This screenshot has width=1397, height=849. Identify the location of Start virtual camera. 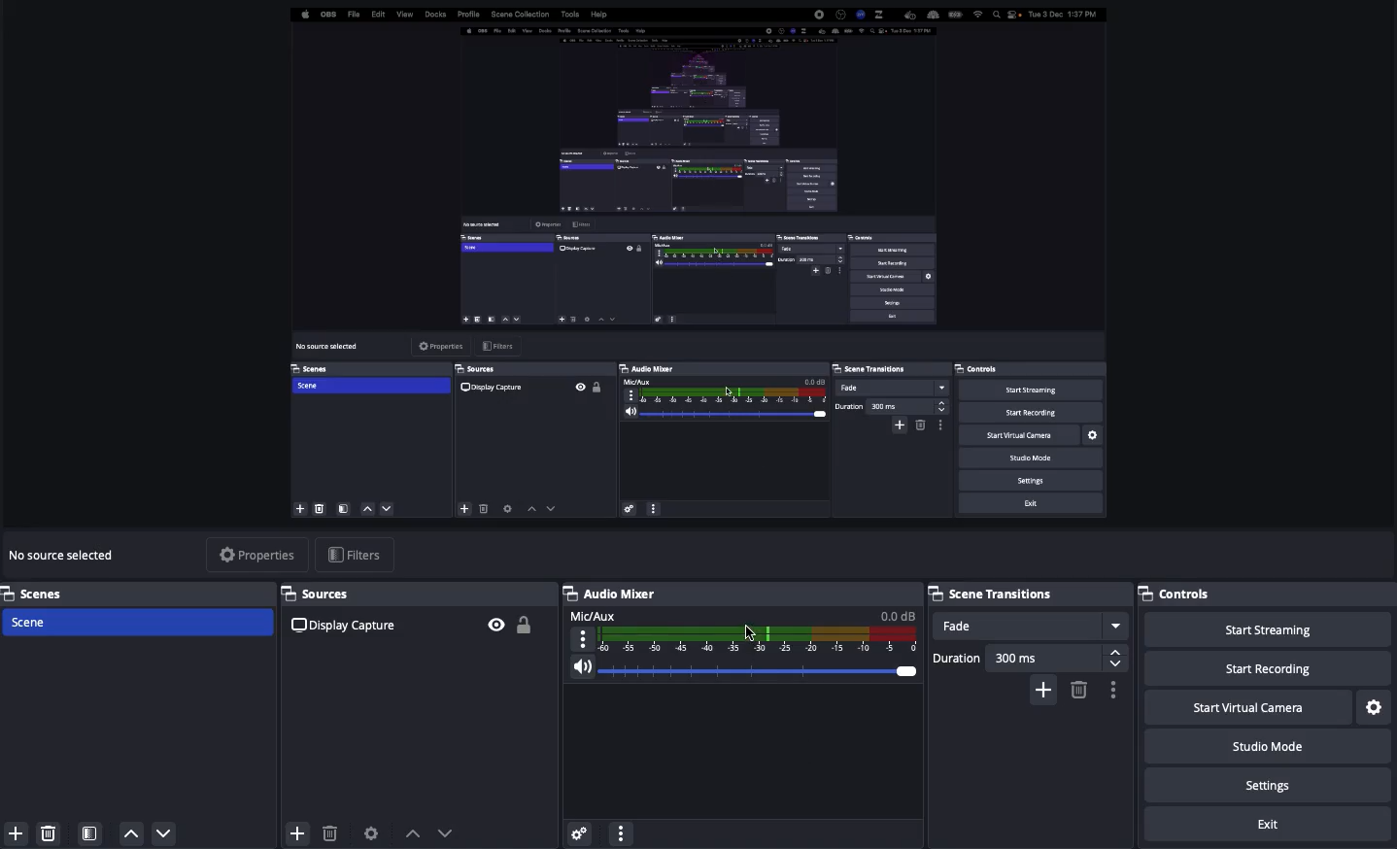
(1245, 708).